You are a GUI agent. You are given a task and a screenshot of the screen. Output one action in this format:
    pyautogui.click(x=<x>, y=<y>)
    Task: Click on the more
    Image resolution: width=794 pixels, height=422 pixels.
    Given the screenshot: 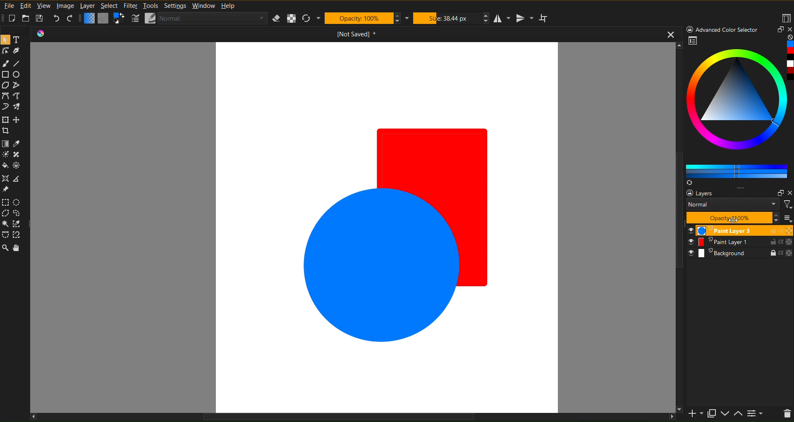 What is the action you would take?
    pyautogui.click(x=788, y=219)
    